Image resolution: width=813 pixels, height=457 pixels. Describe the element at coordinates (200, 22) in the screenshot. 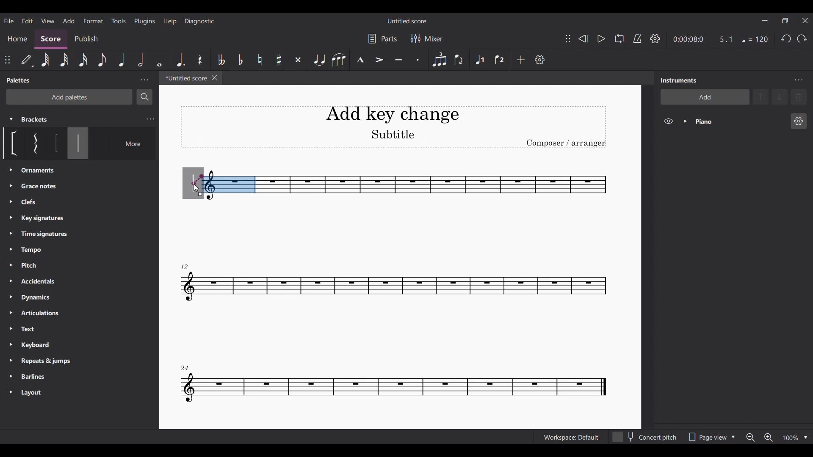

I see `Diagnostic menu` at that location.